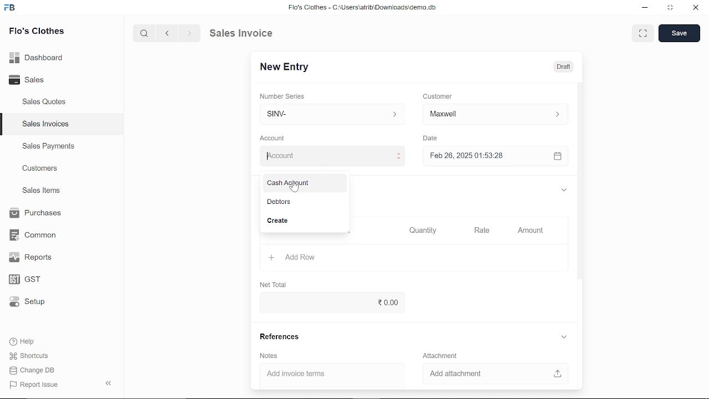 The image size is (709, 399). I want to click on New Entry, so click(289, 67).